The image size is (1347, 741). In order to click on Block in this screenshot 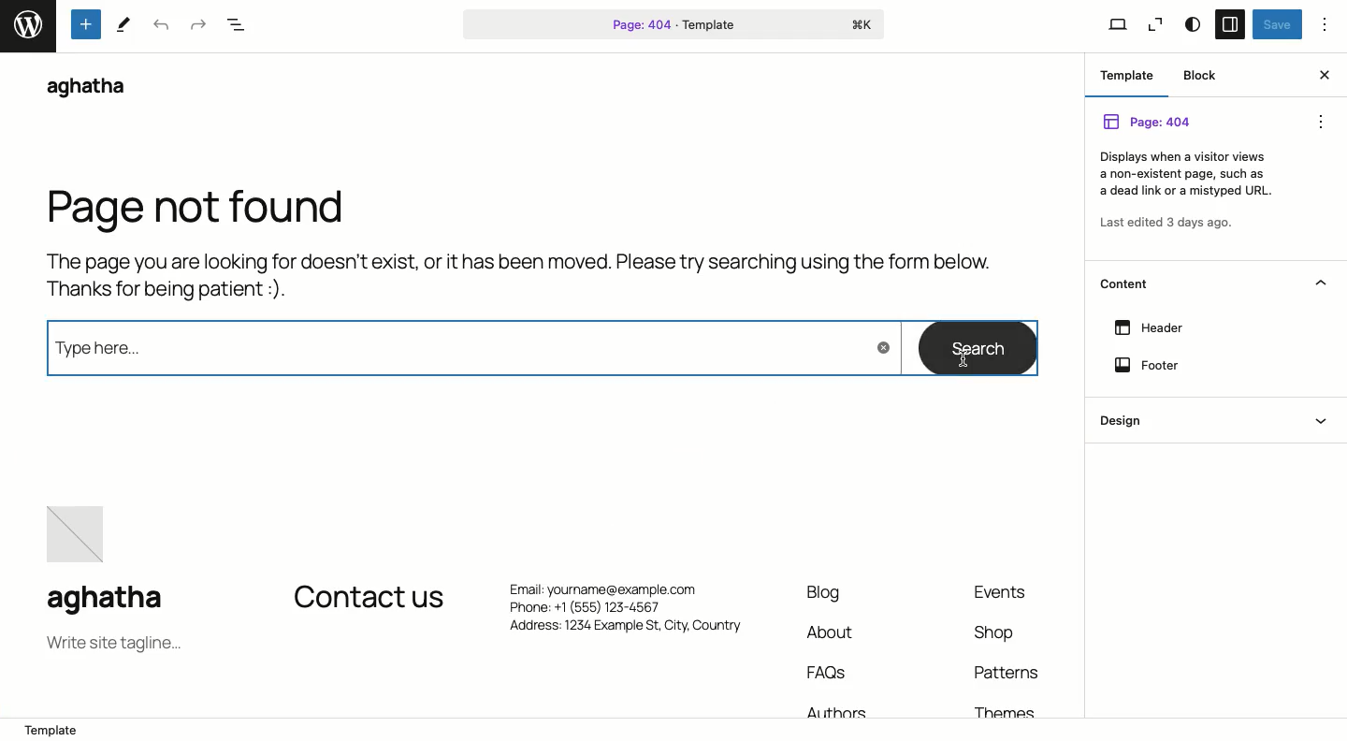, I will do `click(1195, 75)`.